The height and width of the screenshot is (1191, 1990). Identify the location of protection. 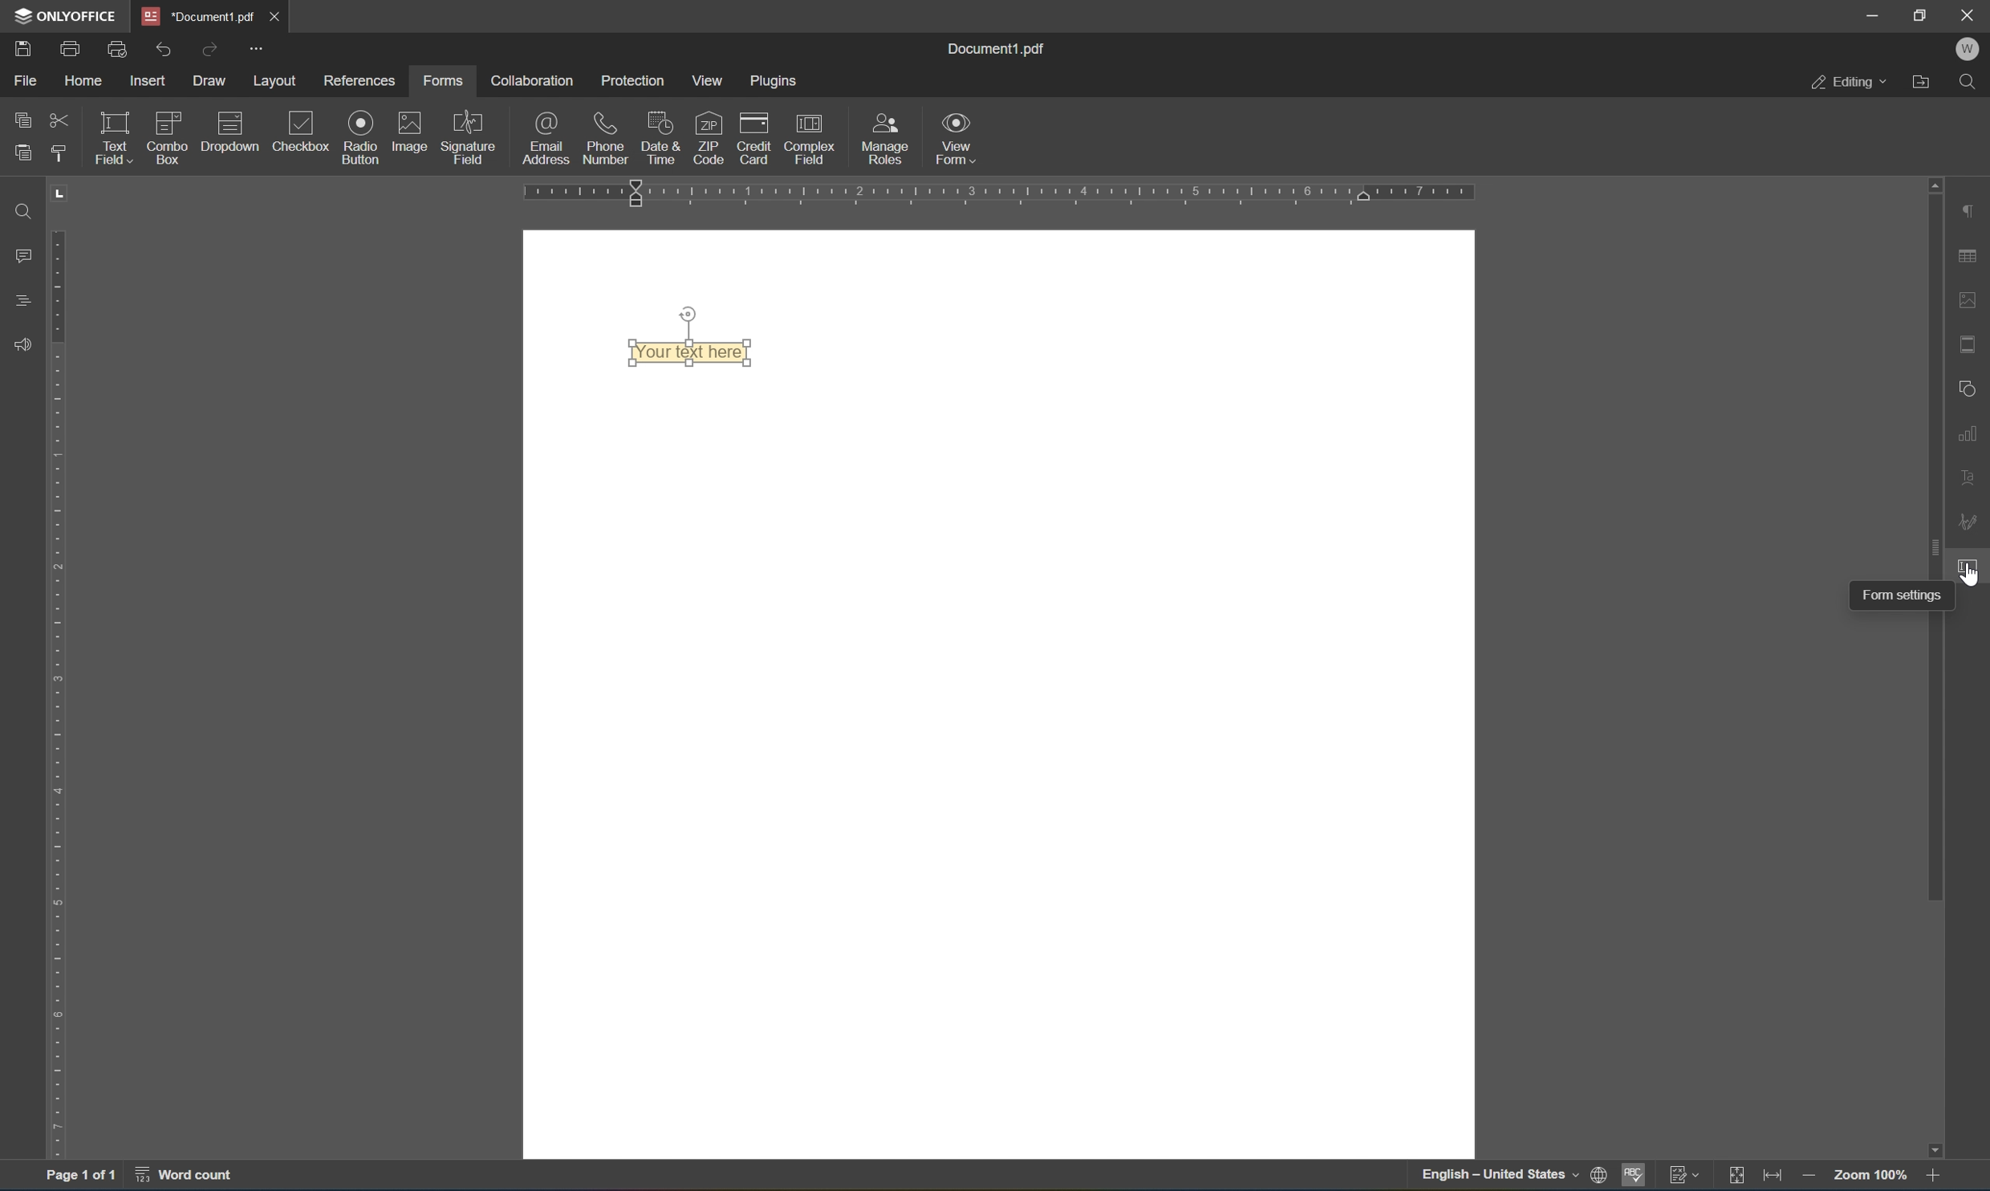
(638, 80).